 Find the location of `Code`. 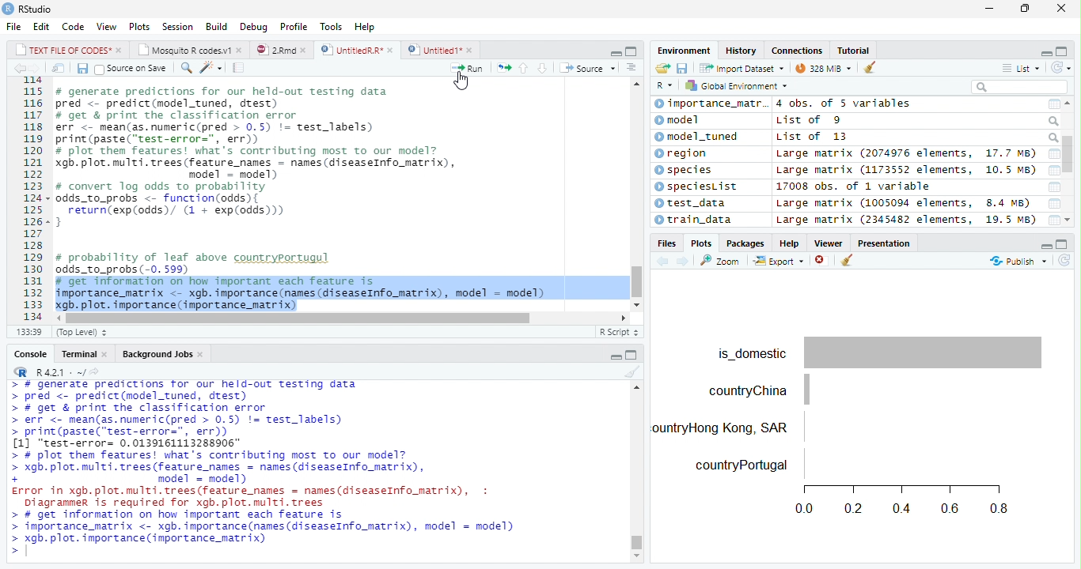

Code is located at coordinates (71, 27).